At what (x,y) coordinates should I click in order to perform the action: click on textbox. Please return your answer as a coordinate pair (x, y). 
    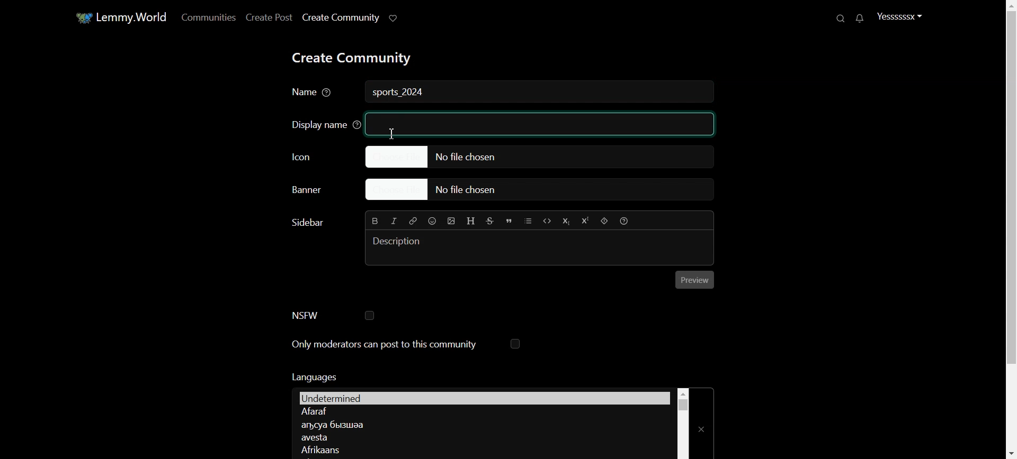
    Looking at the image, I should click on (542, 124).